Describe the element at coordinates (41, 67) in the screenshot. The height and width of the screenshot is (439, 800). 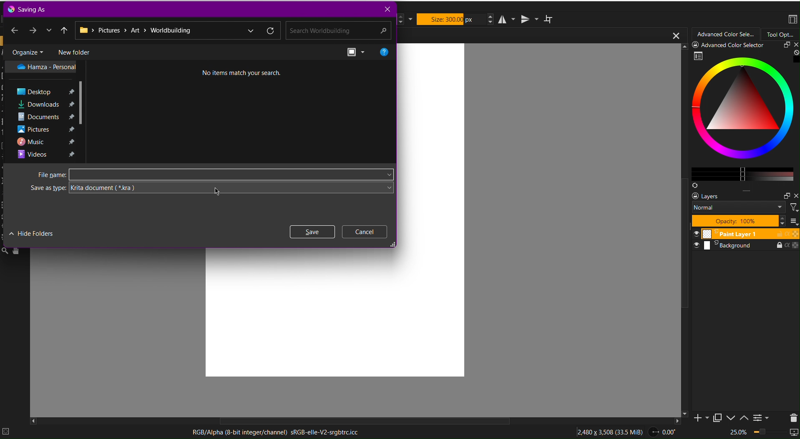
I see `Hamza-Personal` at that location.